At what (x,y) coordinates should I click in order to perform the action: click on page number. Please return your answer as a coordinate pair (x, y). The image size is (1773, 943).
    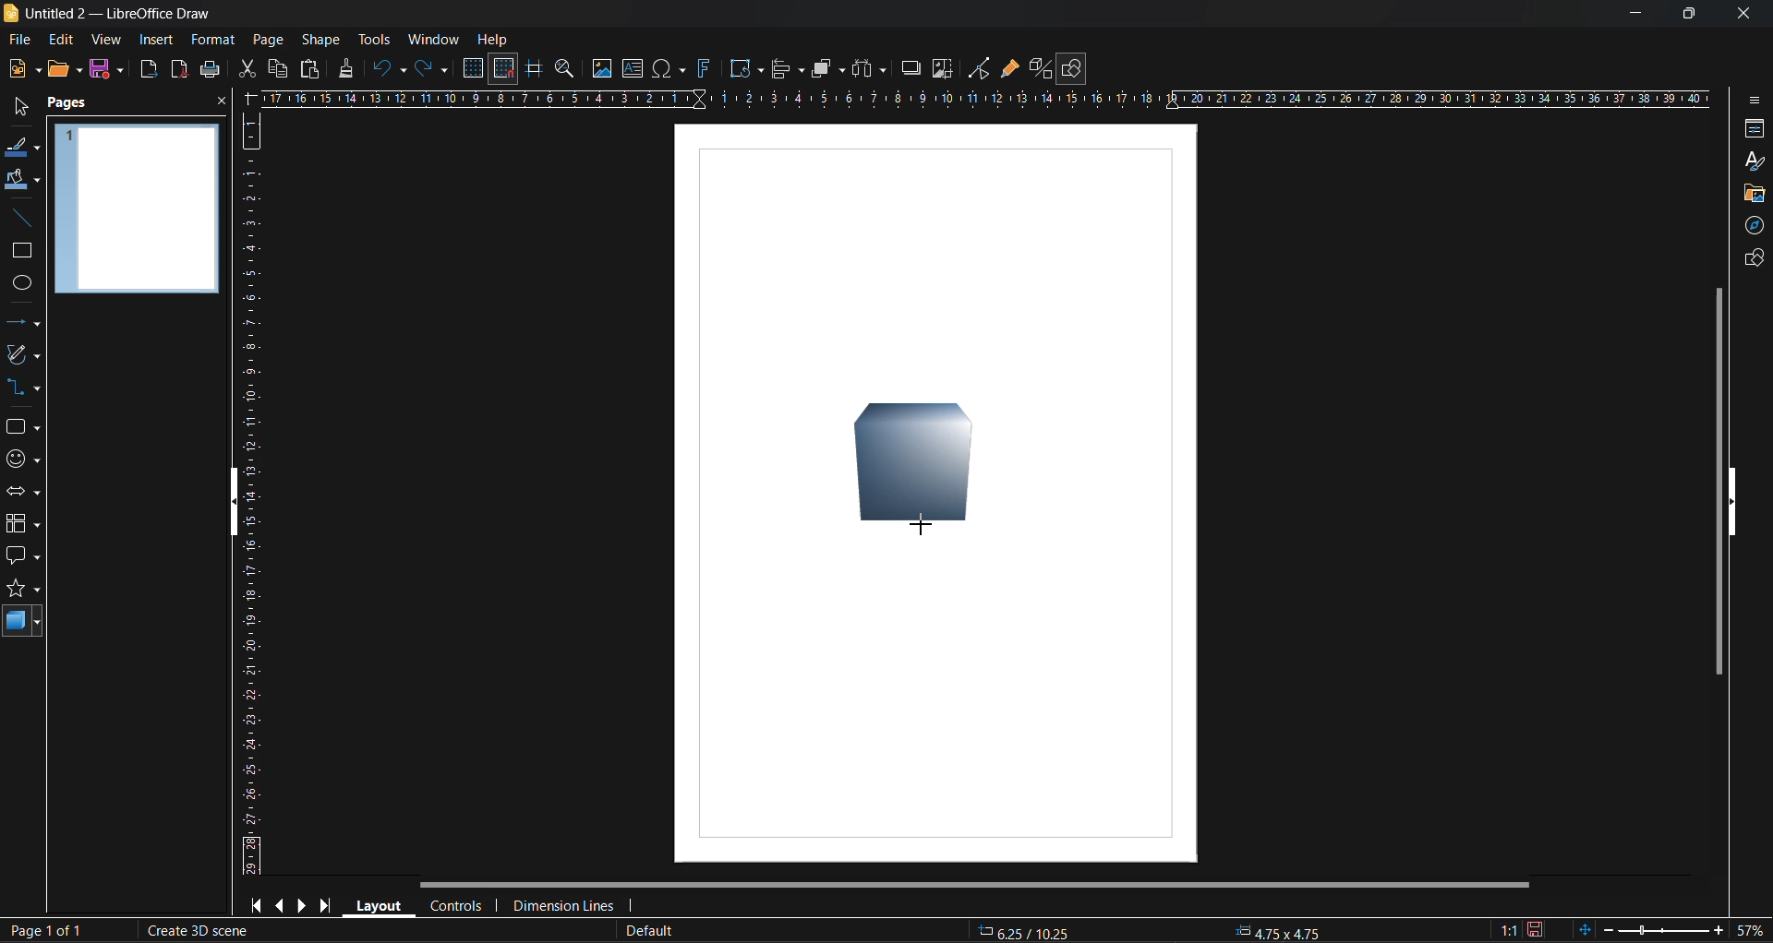
    Looking at the image, I should click on (45, 932).